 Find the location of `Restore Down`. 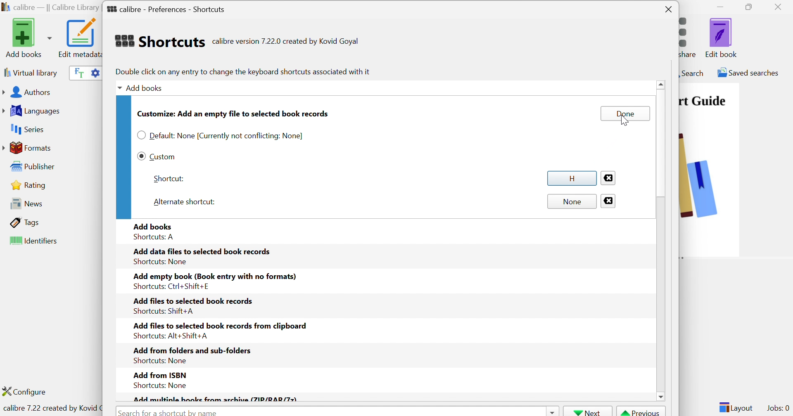

Restore Down is located at coordinates (751, 7).